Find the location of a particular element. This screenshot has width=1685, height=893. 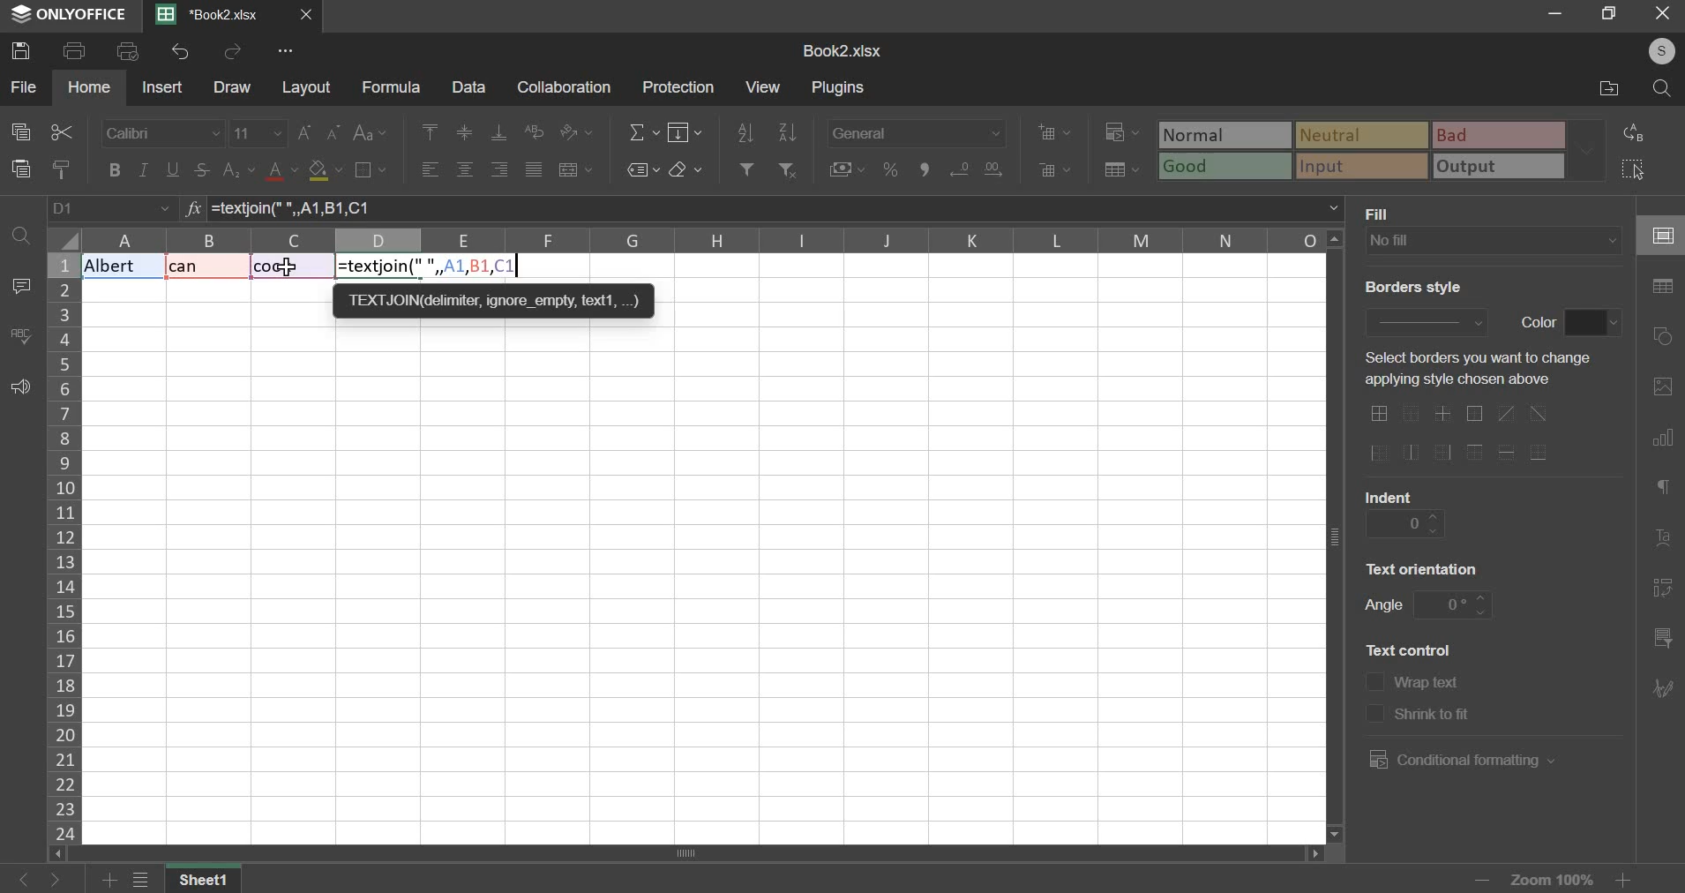

plugins is located at coordinates (840, 88).